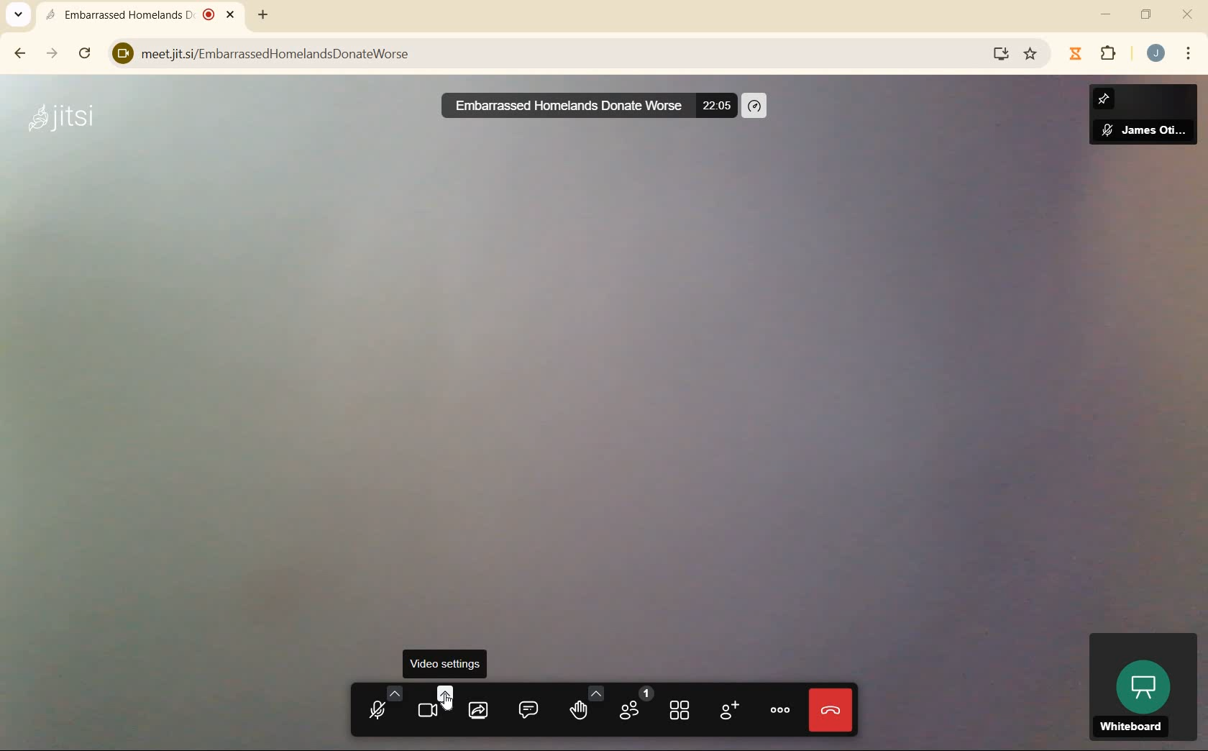 The height and width of the screenshot is (751, 1208). I want to click on jitsi, so click(62, 125).